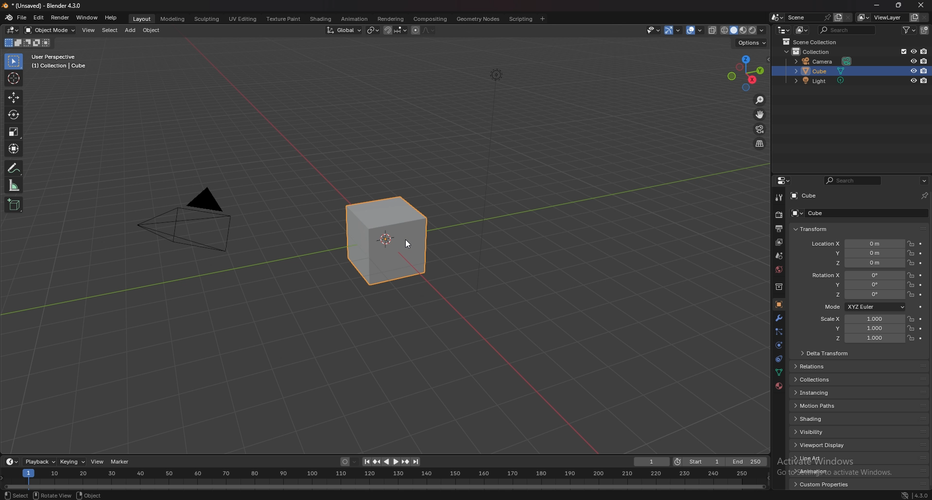  What do you see at coordinates (284, 19) in the screenshot?
I see `texture paint` at bounding box center [284, 19].